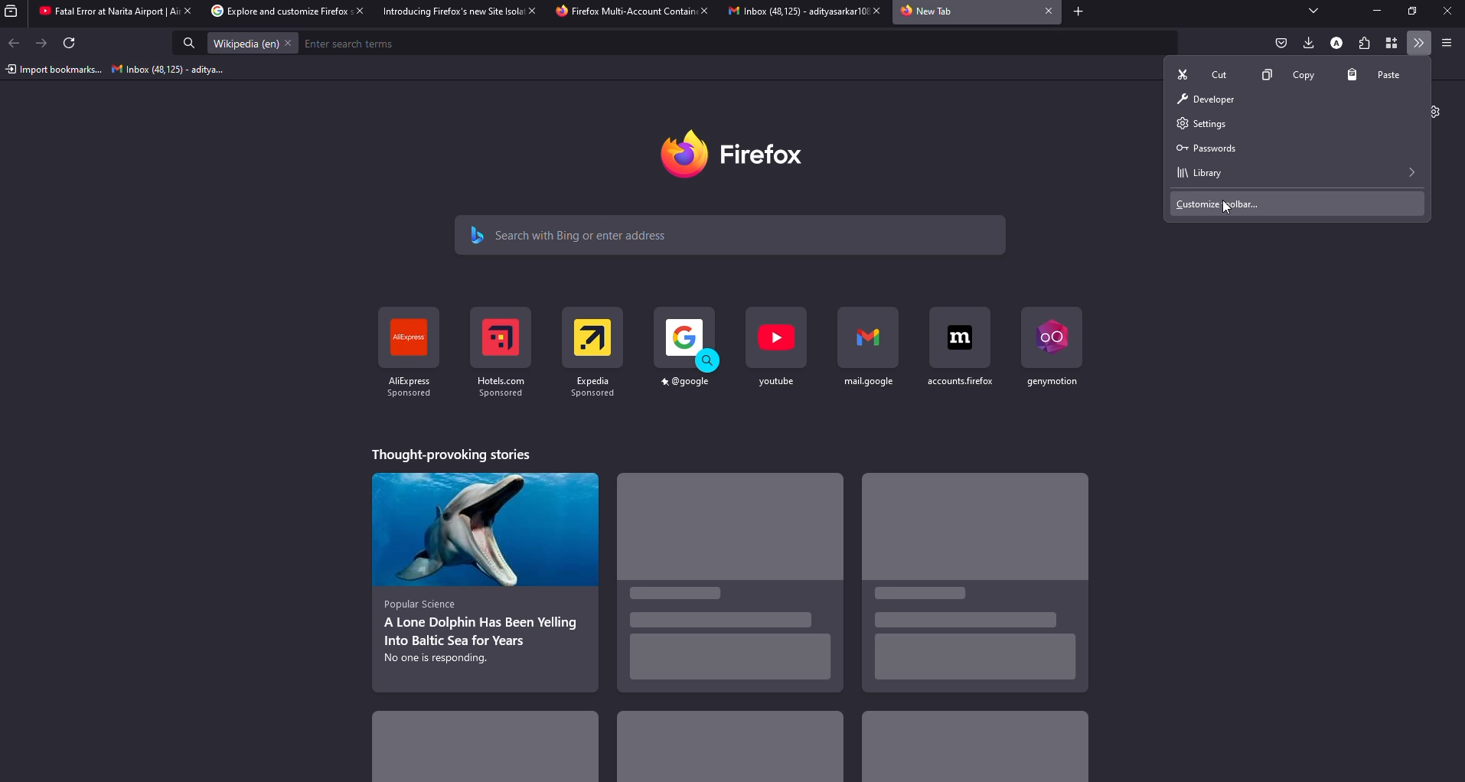  I want to click on tab, so click(929, 12).